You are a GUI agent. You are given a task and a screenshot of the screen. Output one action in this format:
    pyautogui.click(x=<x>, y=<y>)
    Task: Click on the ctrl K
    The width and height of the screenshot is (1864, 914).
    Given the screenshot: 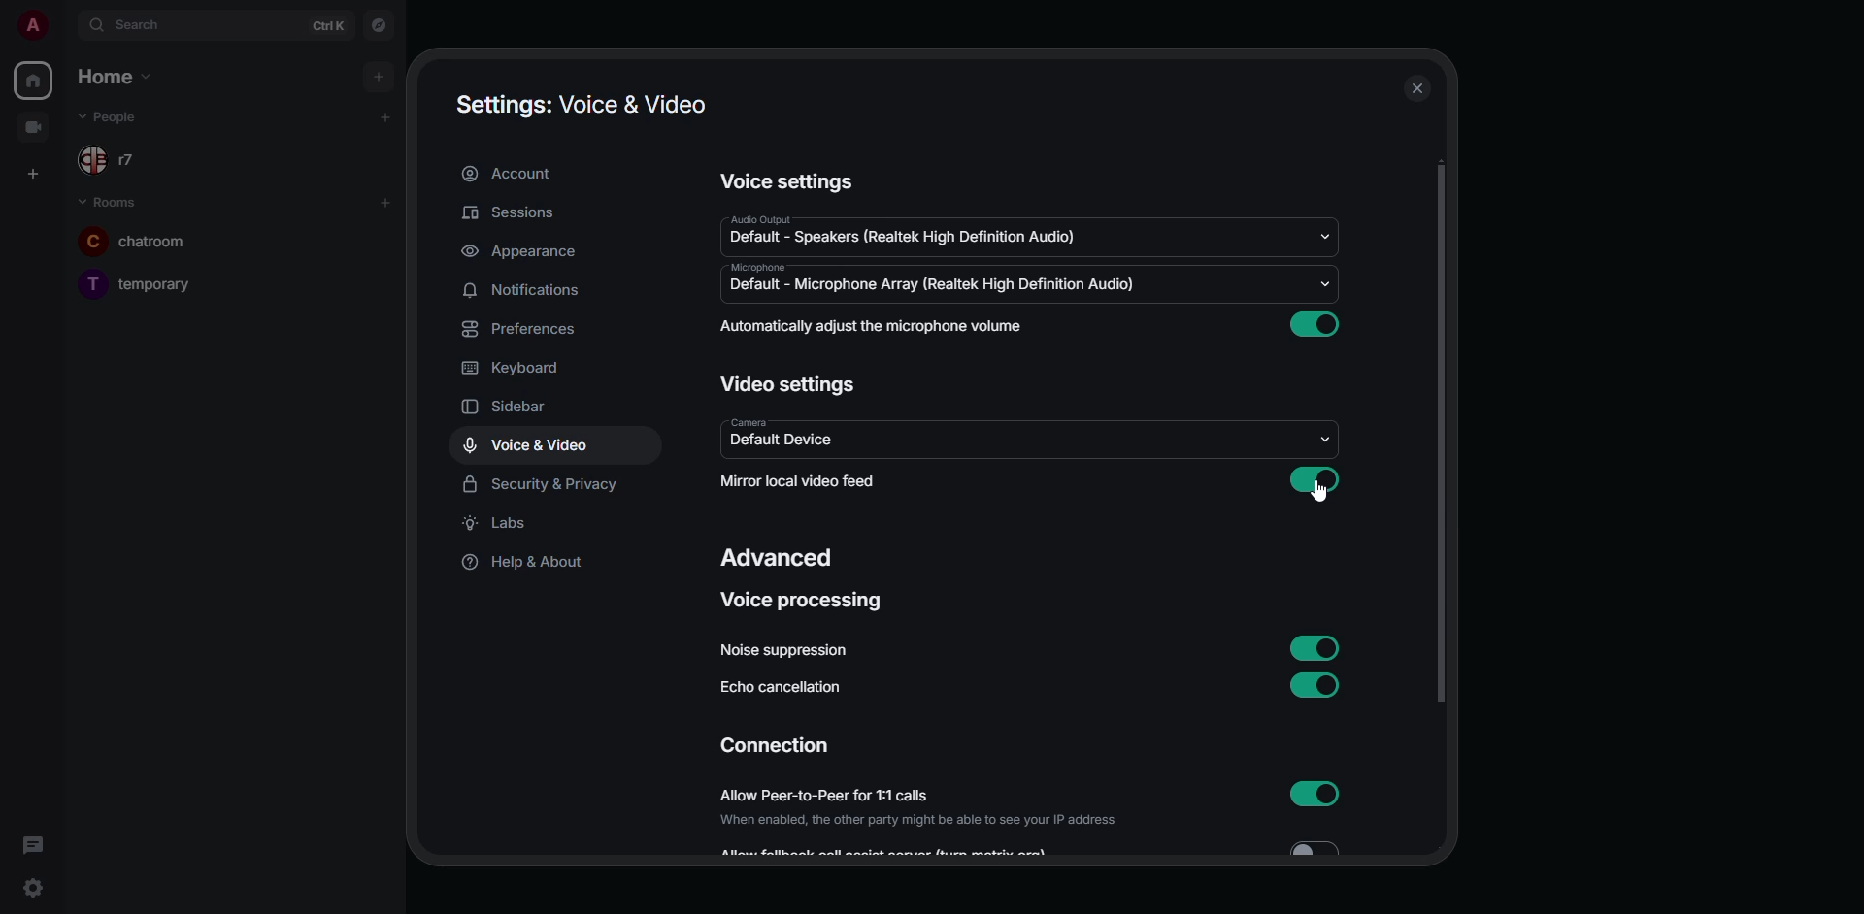 What is the action you would take?
    pyautogui.click(x=327, y=25)
    